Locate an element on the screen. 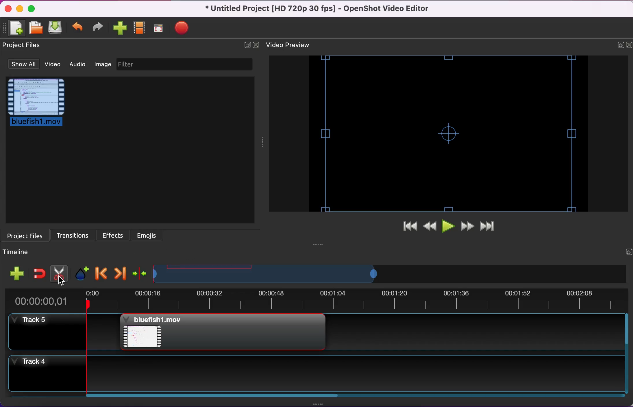  title is located at coordinates (318, 9).